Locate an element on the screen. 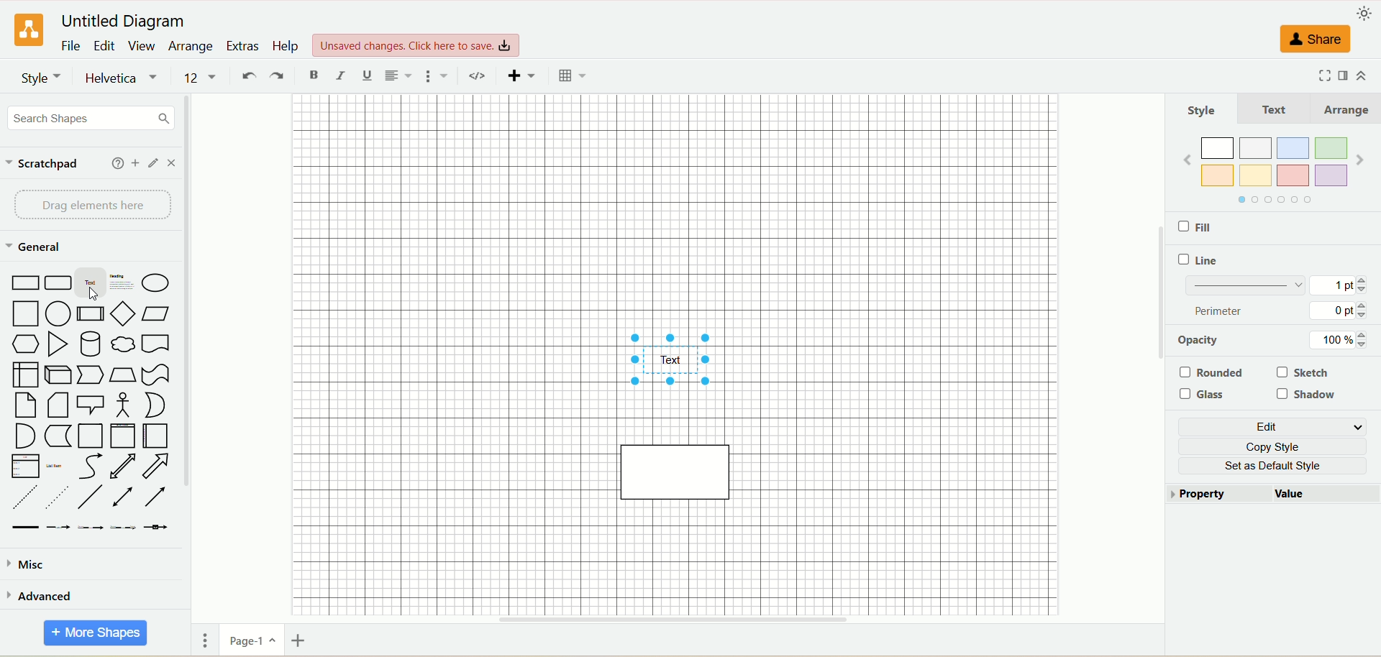 This screenshot has height=657, width=1381. actor is located at coordinates (124, 405).